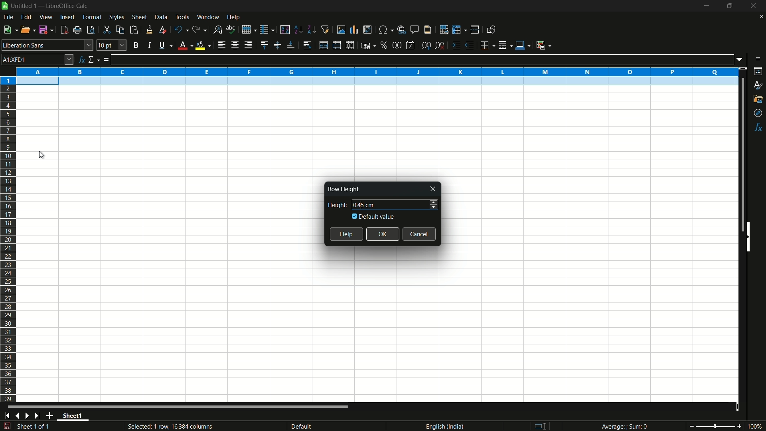  What do you see at coordinates (45, 156) in the screenshot?
I see `cursor` at bounding box center [45, 156].